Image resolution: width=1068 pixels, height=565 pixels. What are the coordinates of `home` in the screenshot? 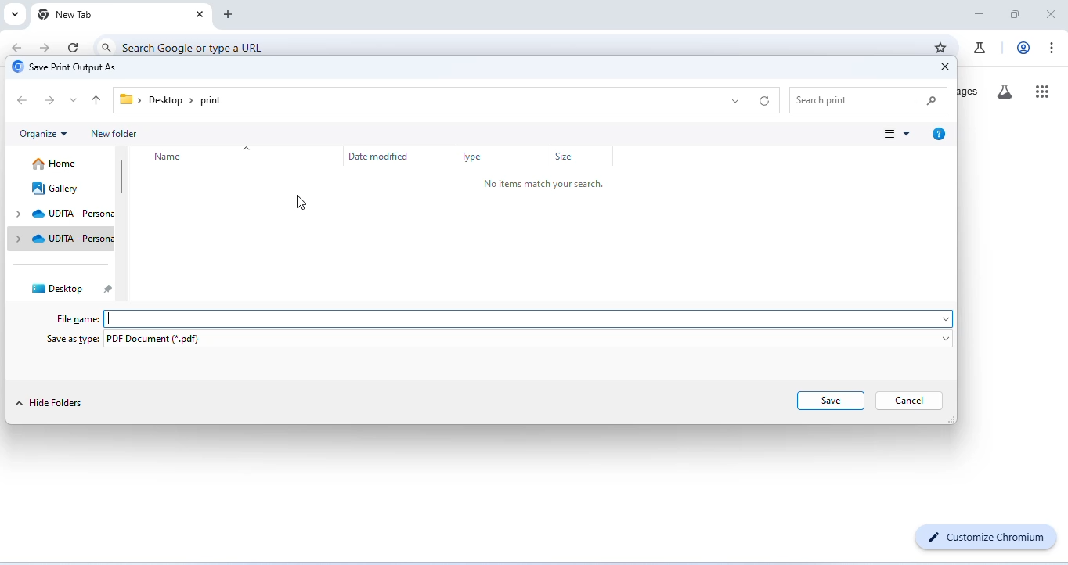 It's located at (57, 164).